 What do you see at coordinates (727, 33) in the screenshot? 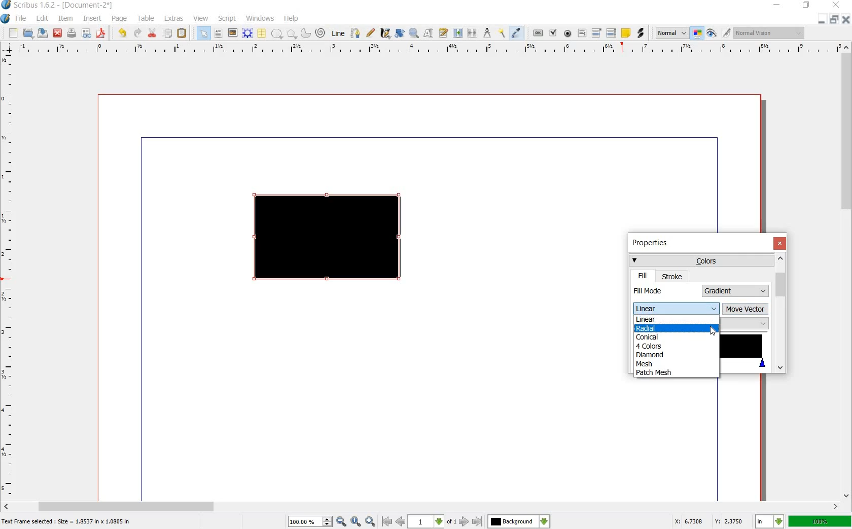
I see `edit in preview mode` at bounding box center [727, 33].